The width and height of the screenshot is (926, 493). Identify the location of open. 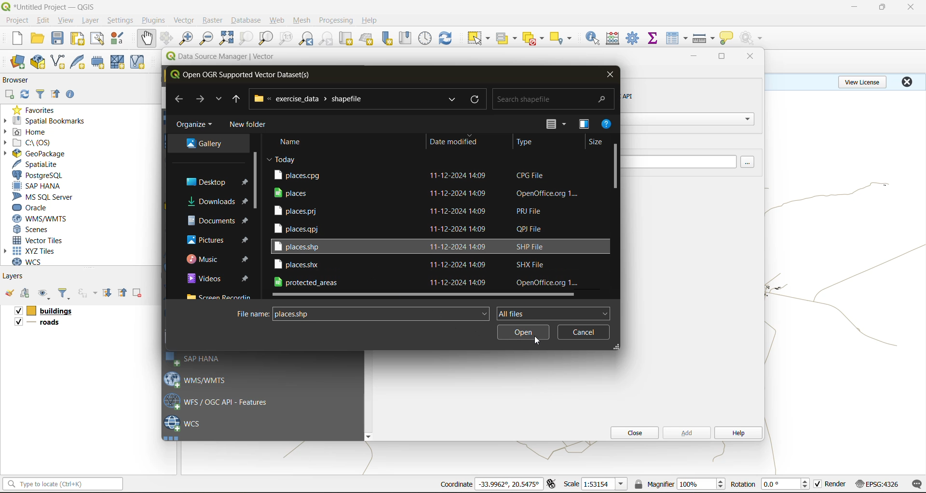
(524, 333).